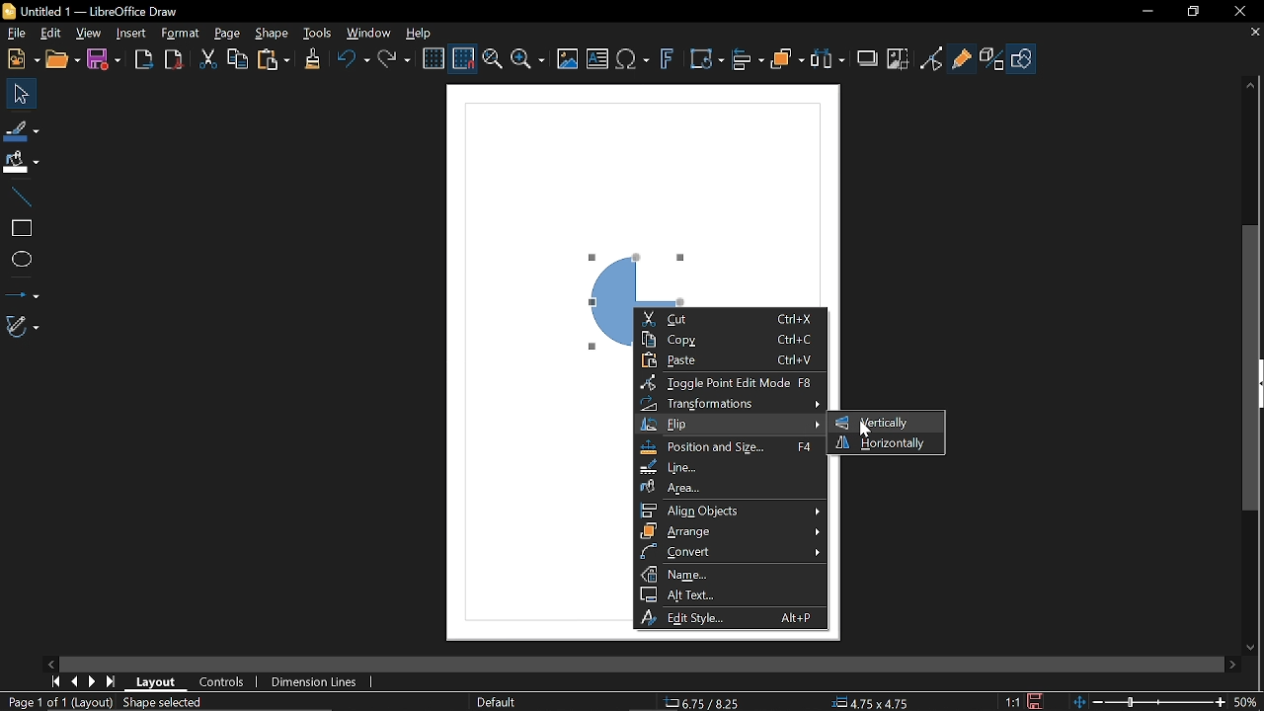 The height and width of the screenshot is (711, 1264). I want to click on Next page, so click(93, 682).